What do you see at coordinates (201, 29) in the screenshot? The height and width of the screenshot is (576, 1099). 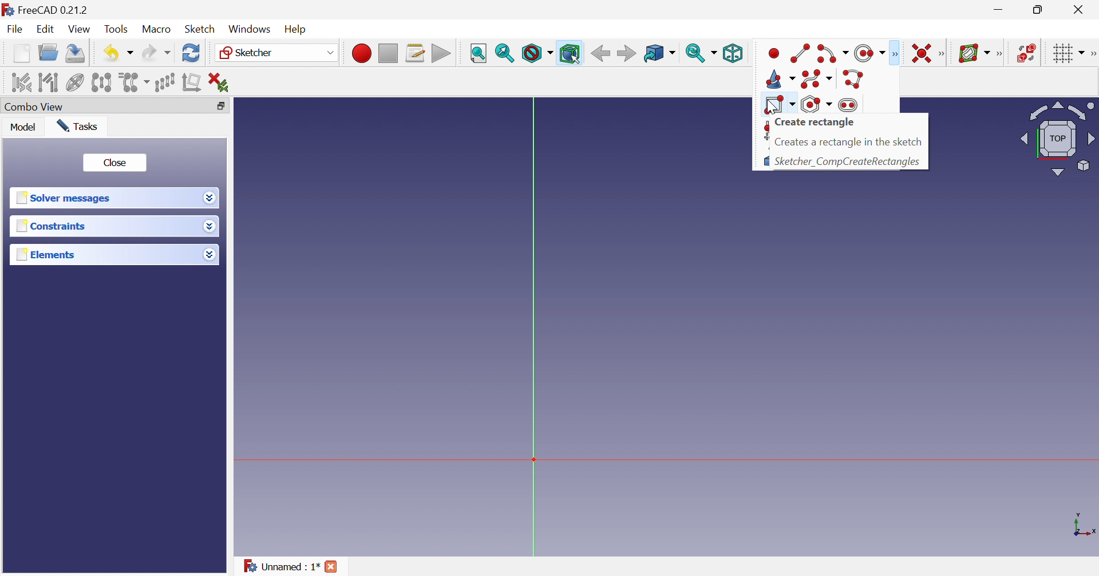 I see `Sketch` at bounding box center [201, 29].